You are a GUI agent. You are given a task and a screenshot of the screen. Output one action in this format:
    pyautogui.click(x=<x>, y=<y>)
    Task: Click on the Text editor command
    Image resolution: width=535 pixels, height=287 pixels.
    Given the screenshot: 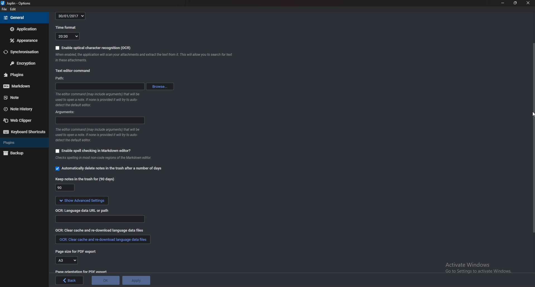 What is the action you would take?
    pyautogui.click(x=74, y=71)
    